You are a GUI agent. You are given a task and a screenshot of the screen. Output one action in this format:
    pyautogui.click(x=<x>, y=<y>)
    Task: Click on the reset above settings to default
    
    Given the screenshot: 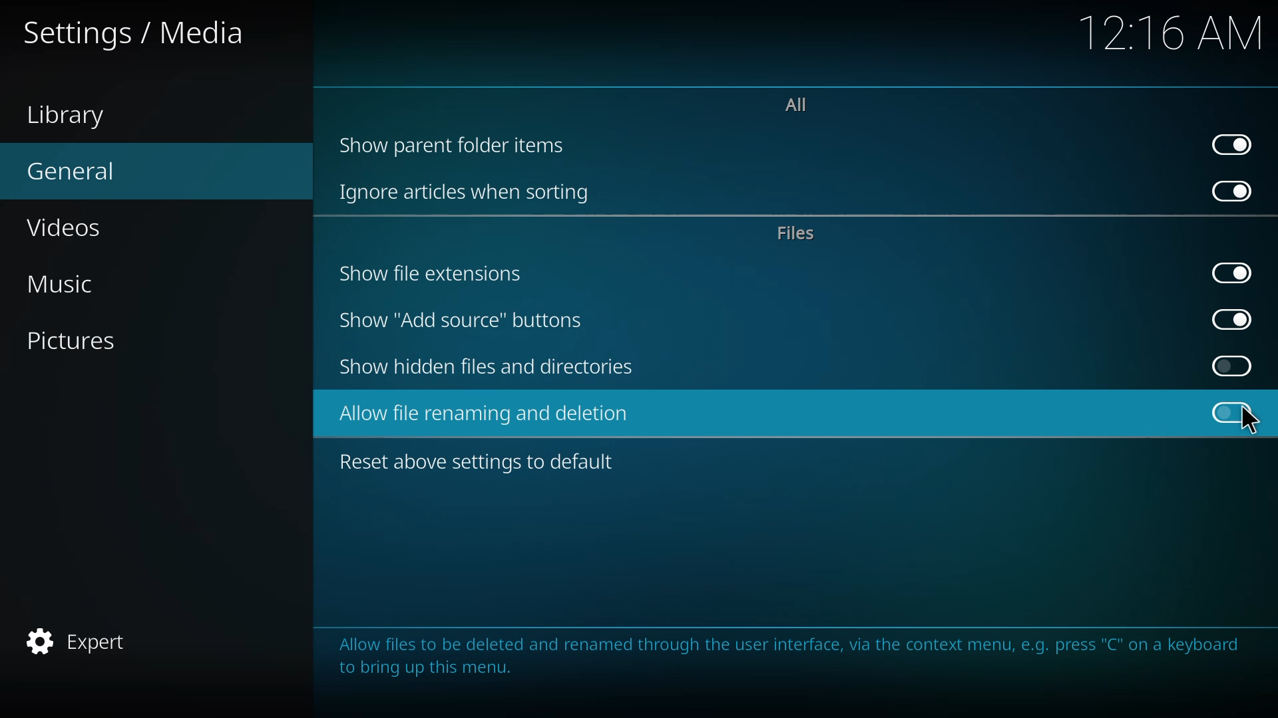 What is the action you would take?
    pyautogui.click(x=481, y=461)
    